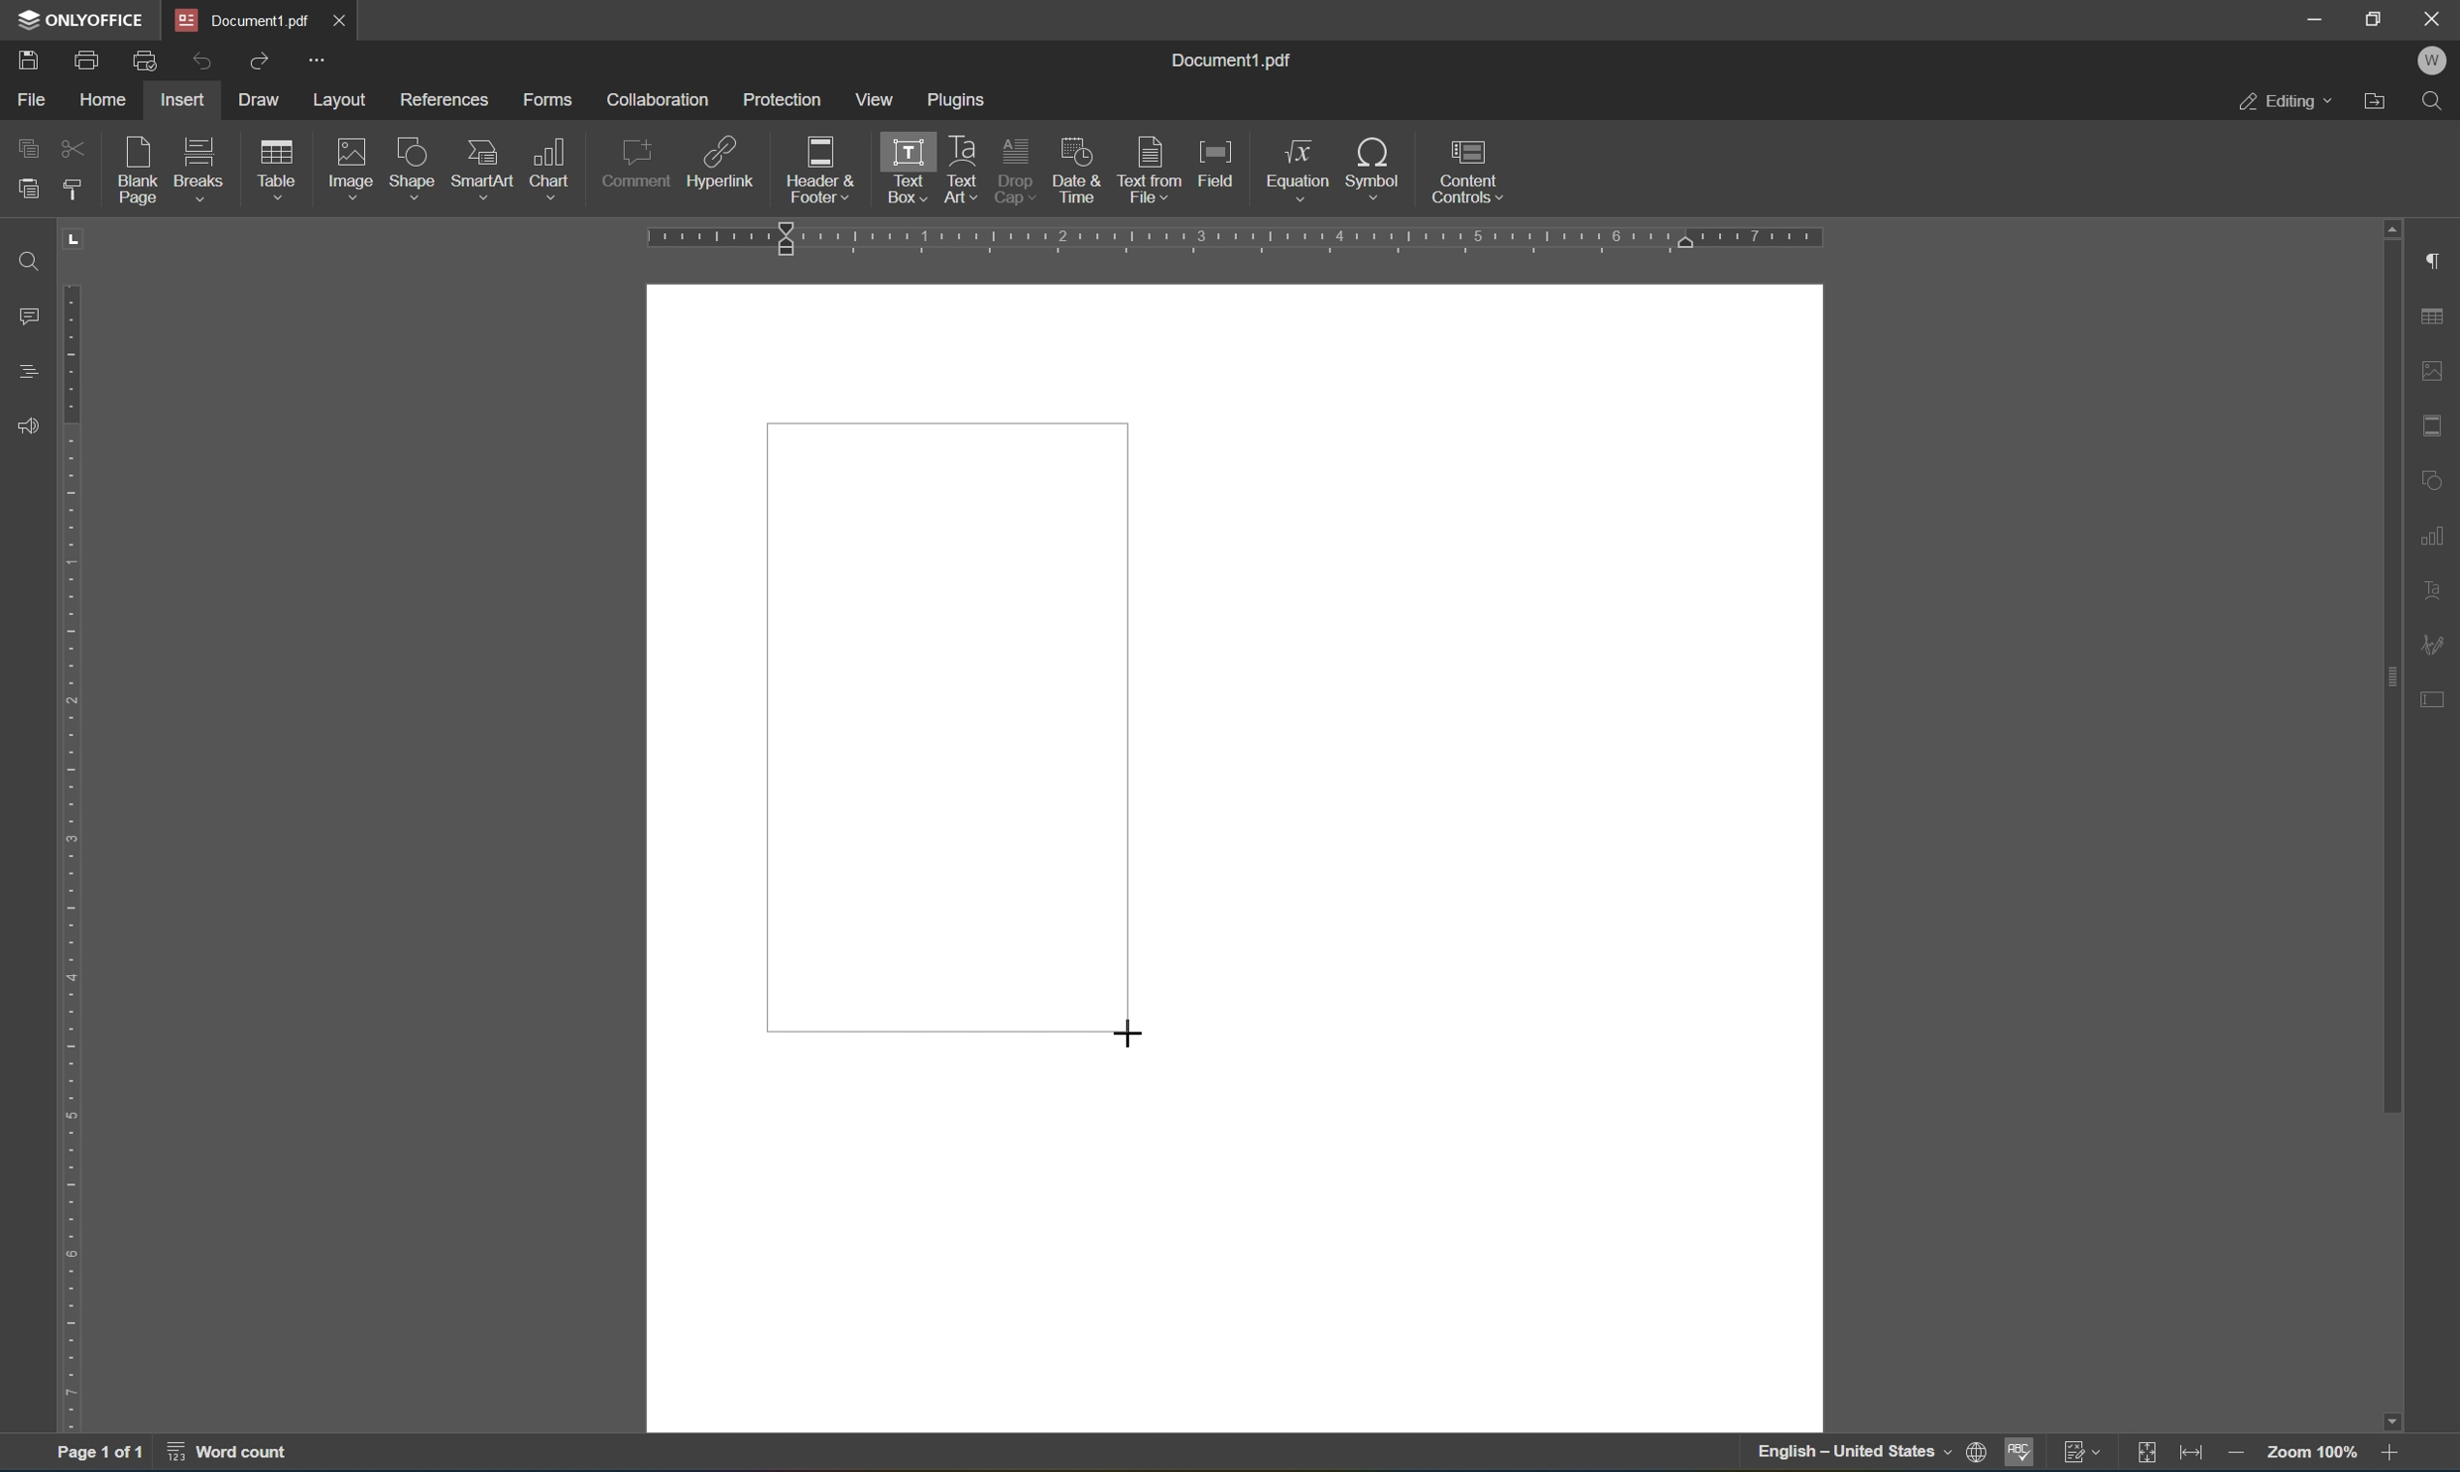 The image size is (2460, 1472). What do you see at coordinates (32, 263) in the screenshot?
I see `Find` at bounding box center [32, 263].